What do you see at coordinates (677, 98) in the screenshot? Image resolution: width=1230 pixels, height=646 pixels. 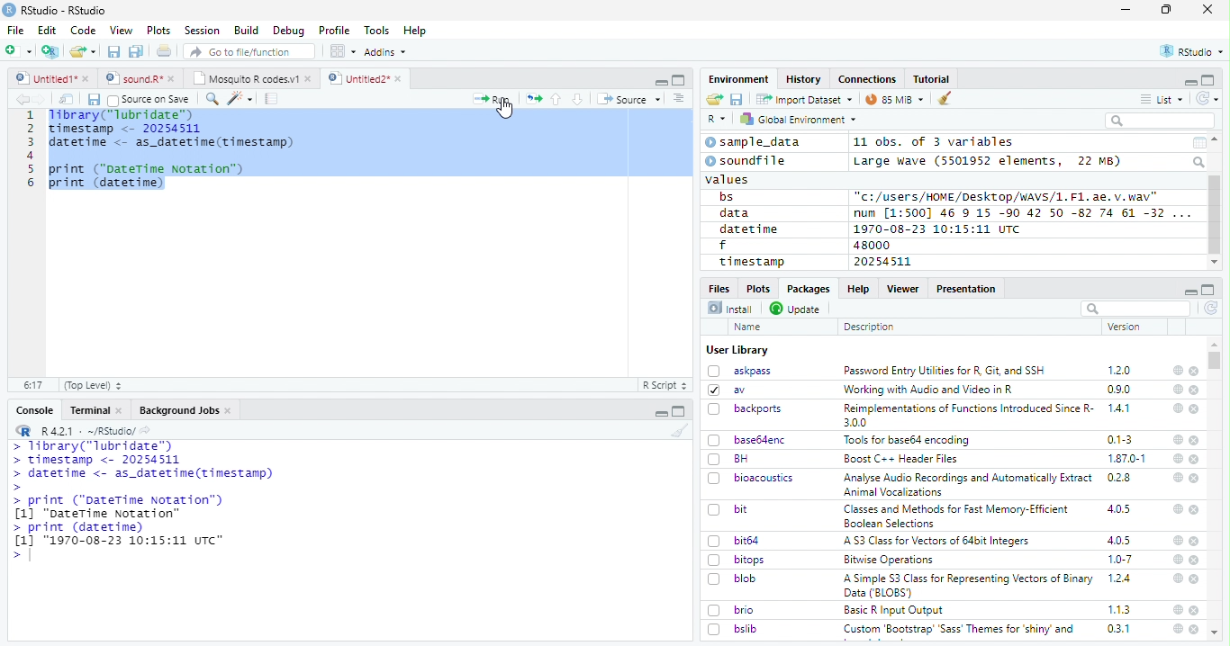 I see `Show document outline` at bounding box center [677, 98].